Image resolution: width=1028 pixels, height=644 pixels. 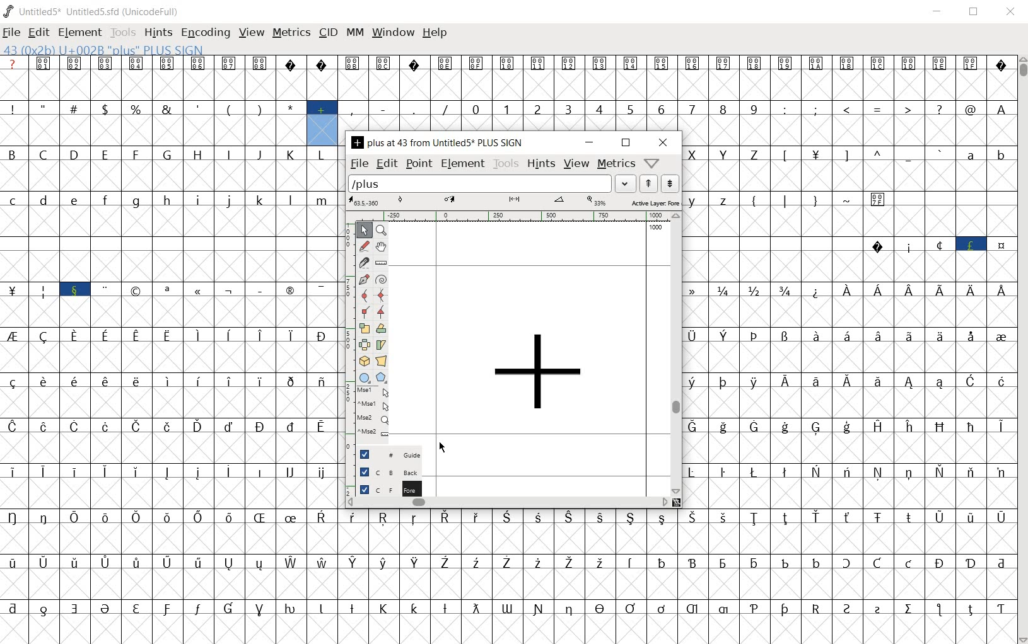 I want to click on mse1 mse1 mse2 mse2, so click(x=371, y=411).